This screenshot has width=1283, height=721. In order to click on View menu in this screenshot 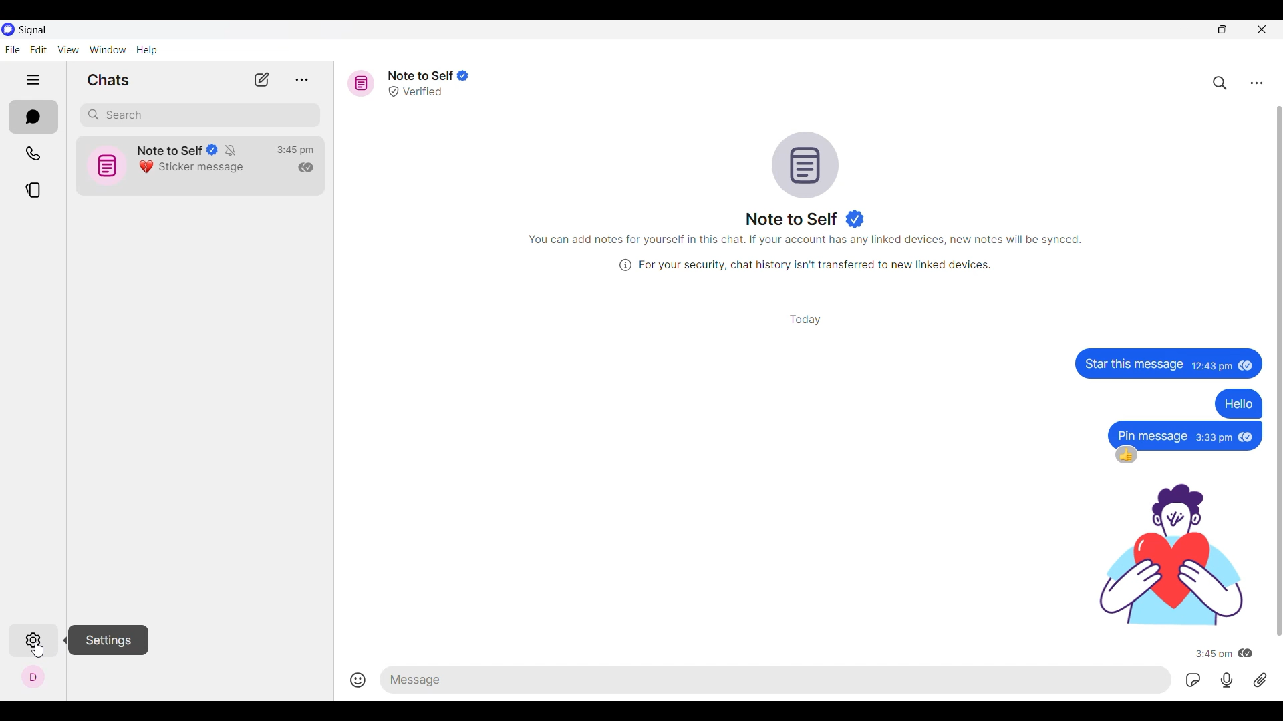, I will do `click(69, 50)`.